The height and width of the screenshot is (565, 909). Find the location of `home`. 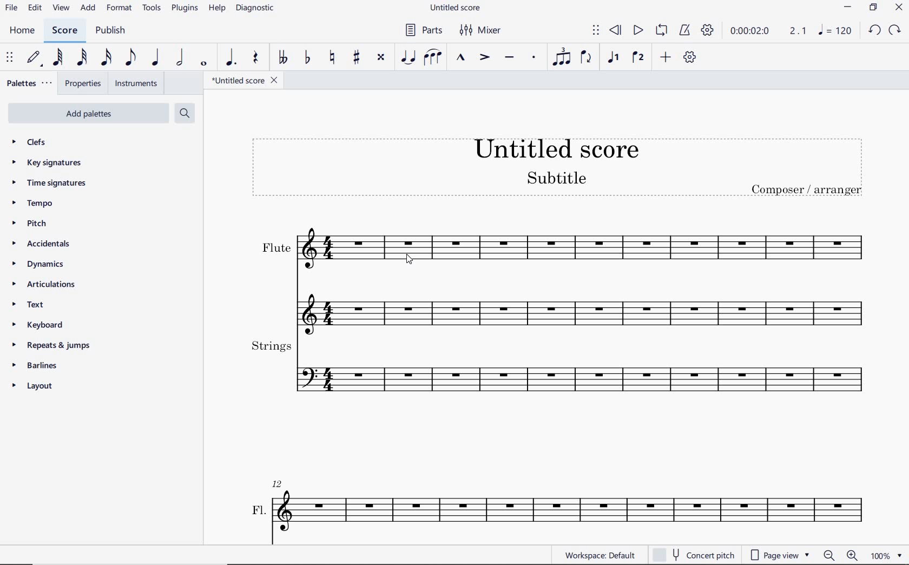

home is located at coordinates (23, 31).